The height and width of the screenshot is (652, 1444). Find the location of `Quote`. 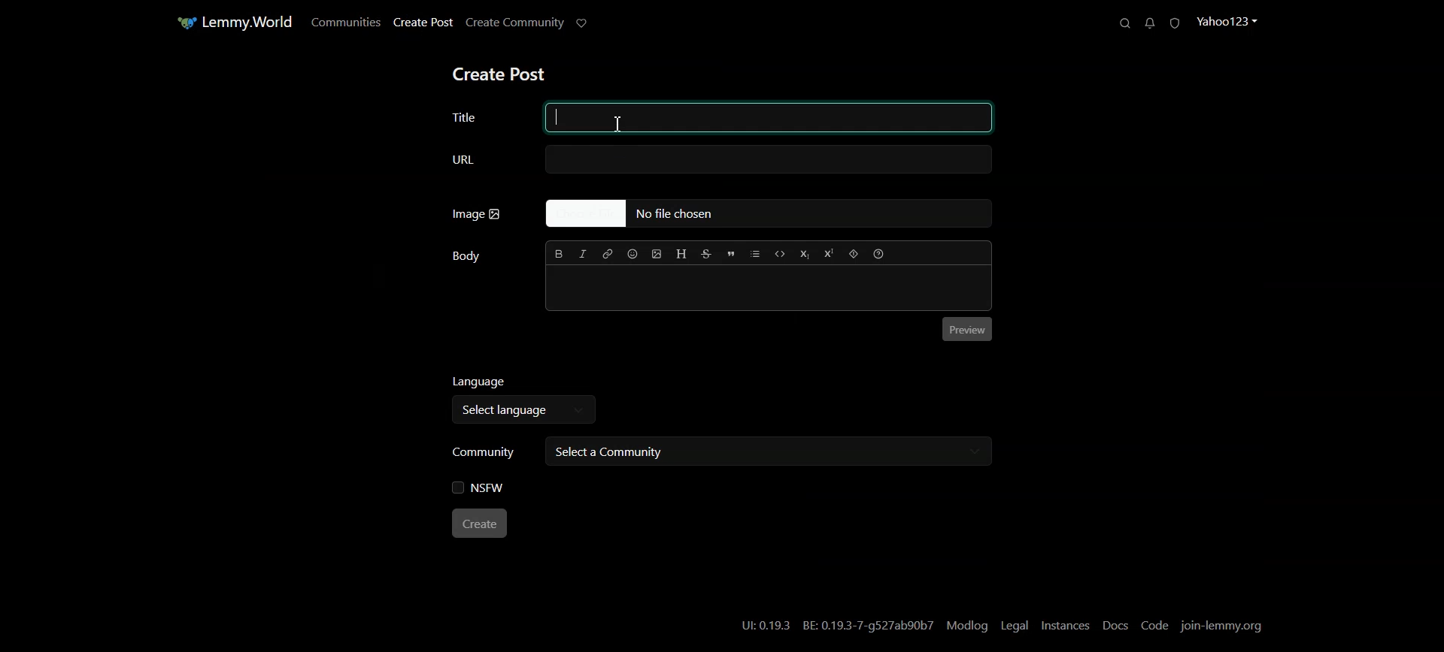

Quote is located at coordinates (731, 255).